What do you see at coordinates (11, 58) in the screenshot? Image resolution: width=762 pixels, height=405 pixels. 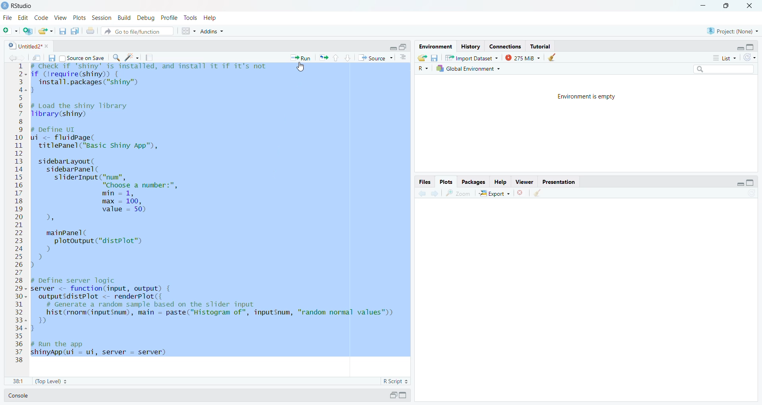 I see `back` at bounding box center [11, 58].